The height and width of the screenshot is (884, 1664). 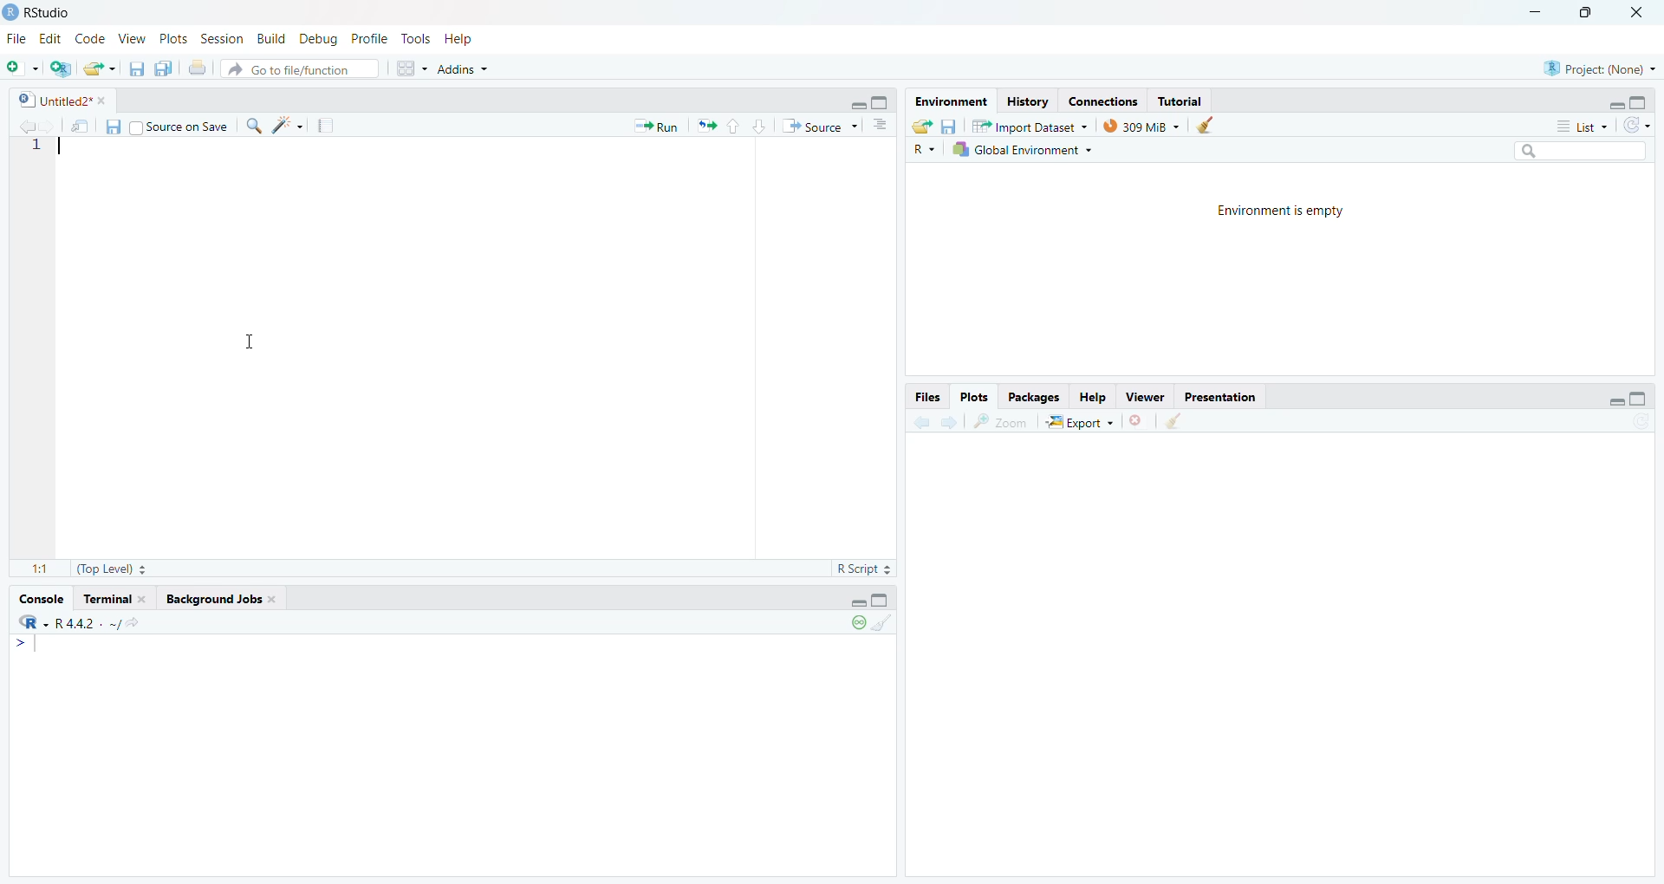 I want to click on Environment is empty, so click(x=1279, y=212).